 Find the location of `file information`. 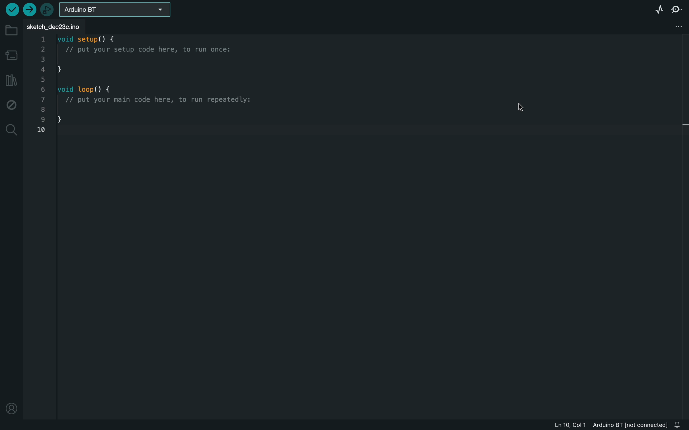

file information is located at coordinates (611, 425).